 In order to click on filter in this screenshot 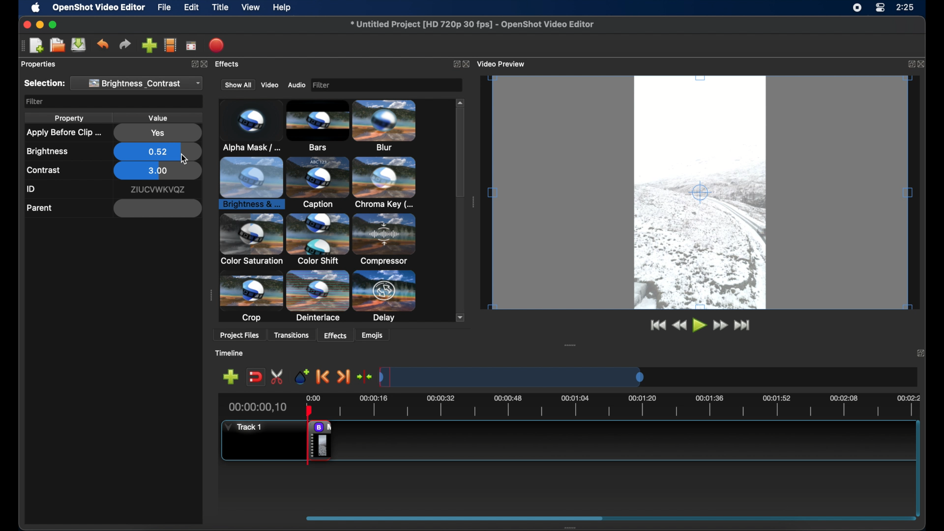, I will do `click(35, 102)`.